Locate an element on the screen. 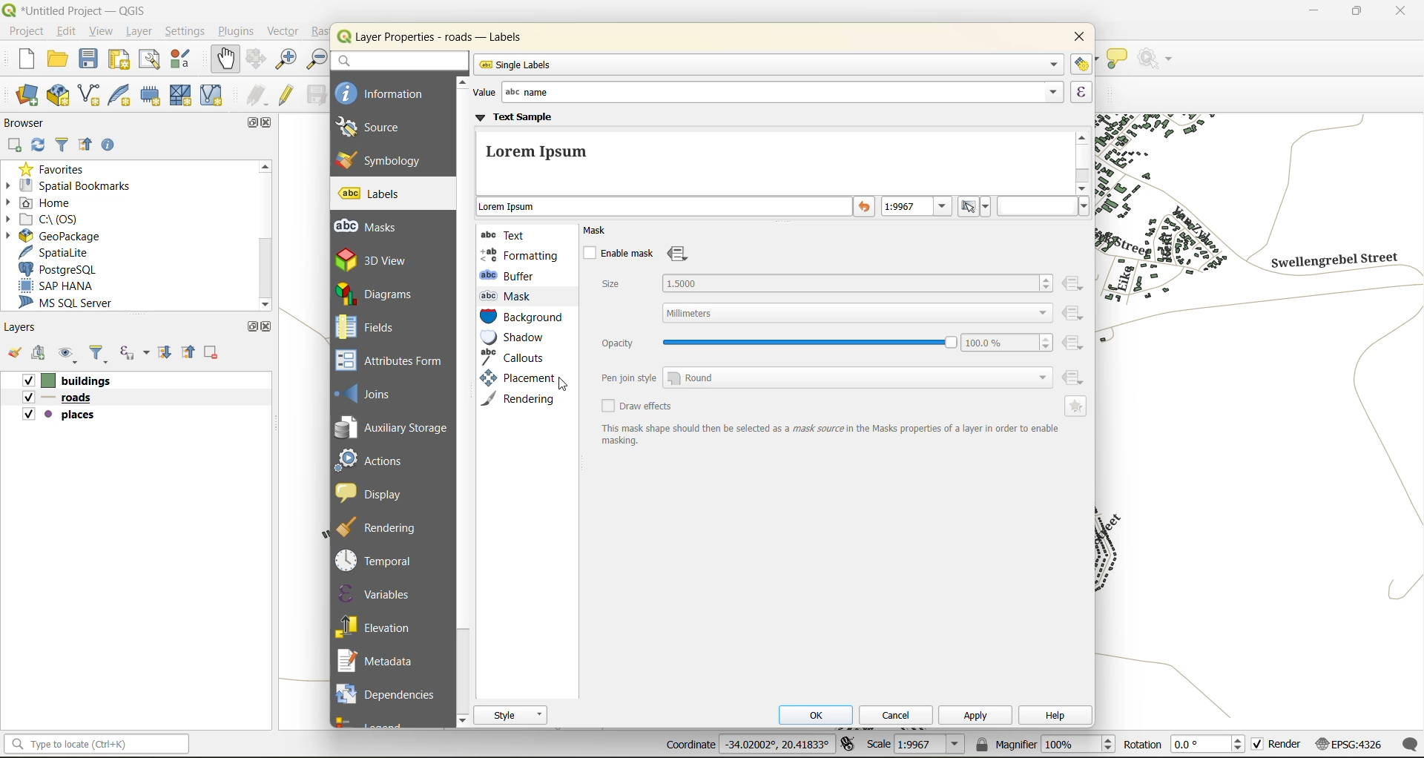 The image size is (1424, 758). postgresql is located at coordinates (65, 267).